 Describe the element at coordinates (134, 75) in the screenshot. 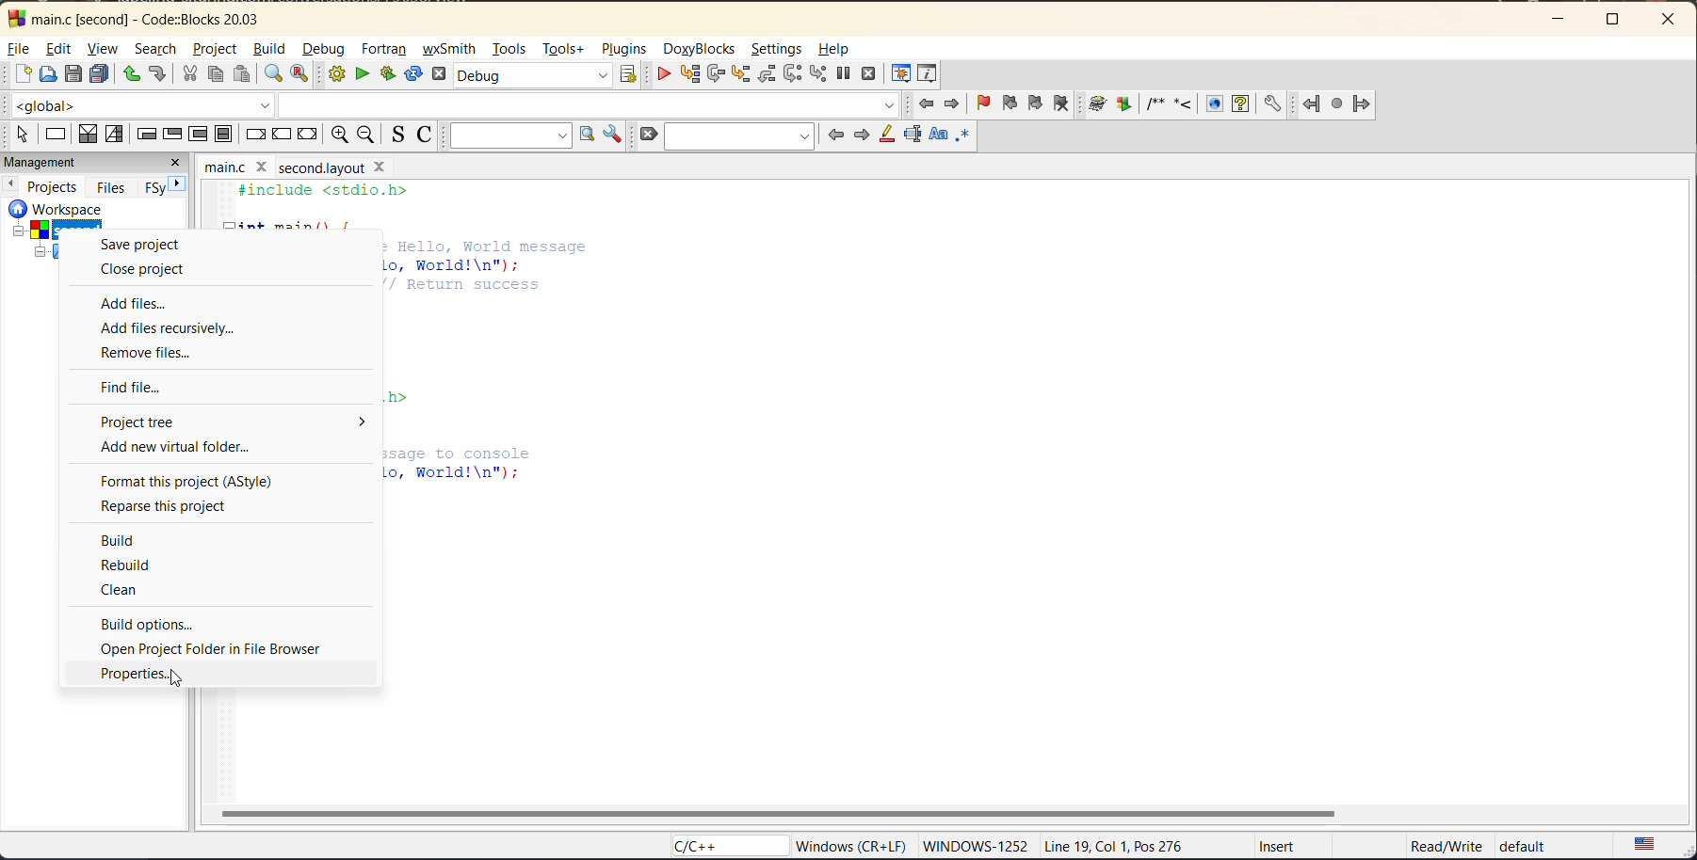

I see `undo` at that location.